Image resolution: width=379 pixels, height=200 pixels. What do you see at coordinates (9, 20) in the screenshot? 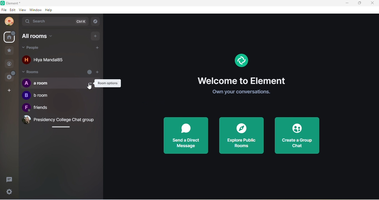
I see `profile photo` at bounding box center [9, 20].